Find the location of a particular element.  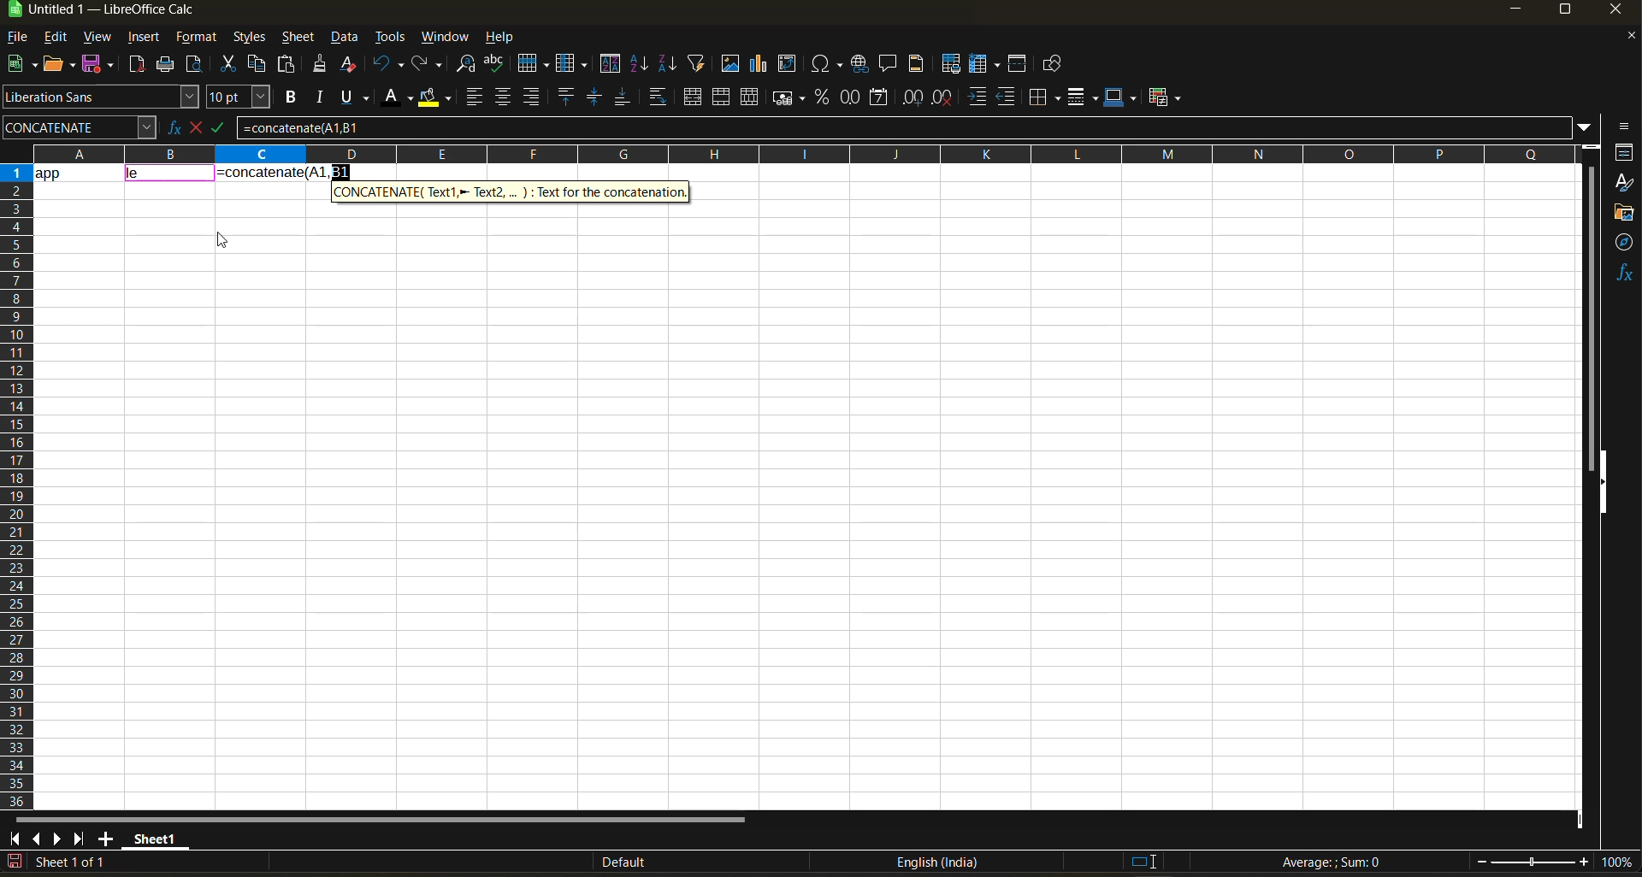

scroll to previous sheet is located at coordinates (37, 838).